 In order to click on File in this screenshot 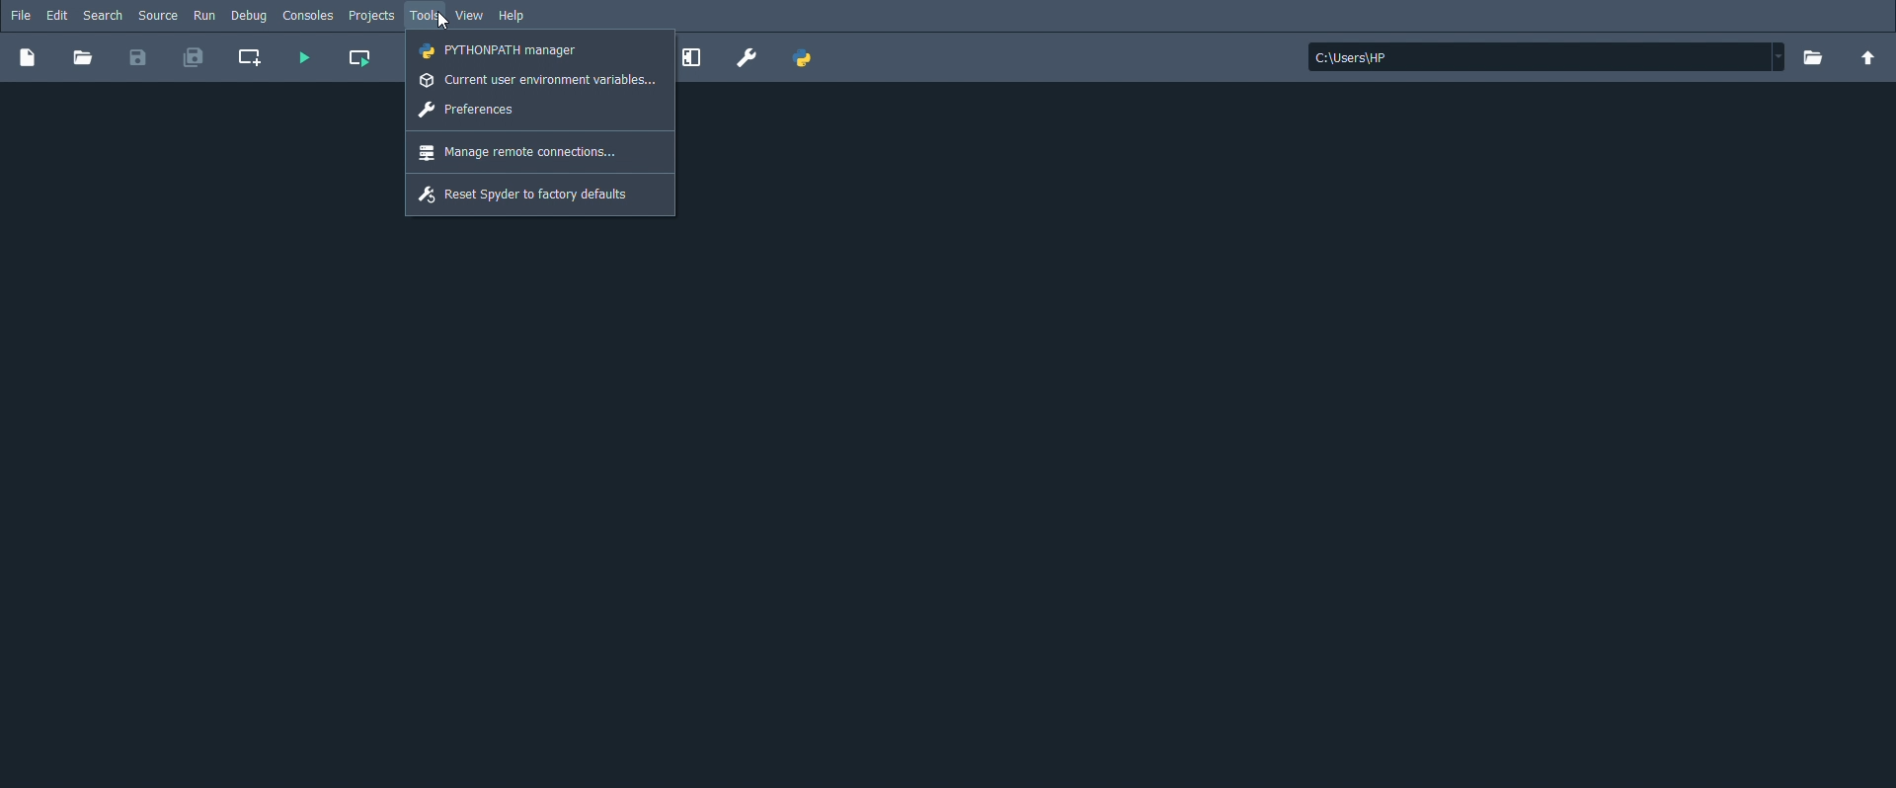, I will do `click(20, 16)`.